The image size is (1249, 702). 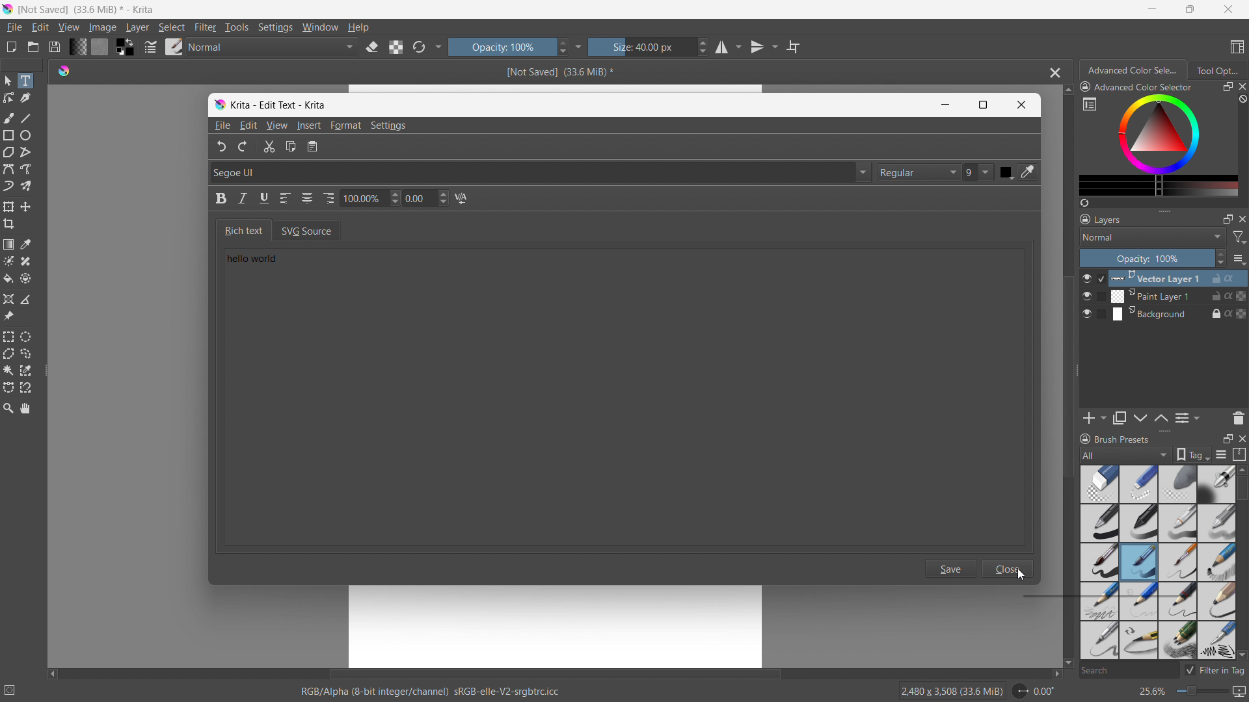 I want to click on scroll down, so click(x=1241, y=655).